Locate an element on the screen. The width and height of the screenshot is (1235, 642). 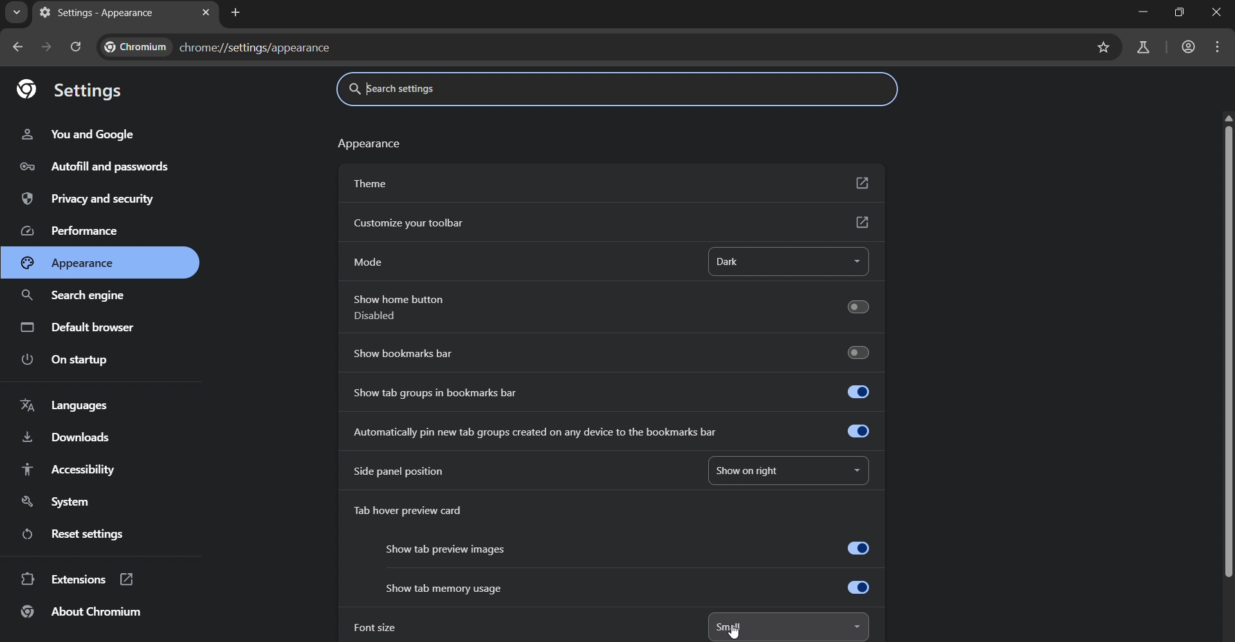
search labs is located at coordinates (1142, 48).